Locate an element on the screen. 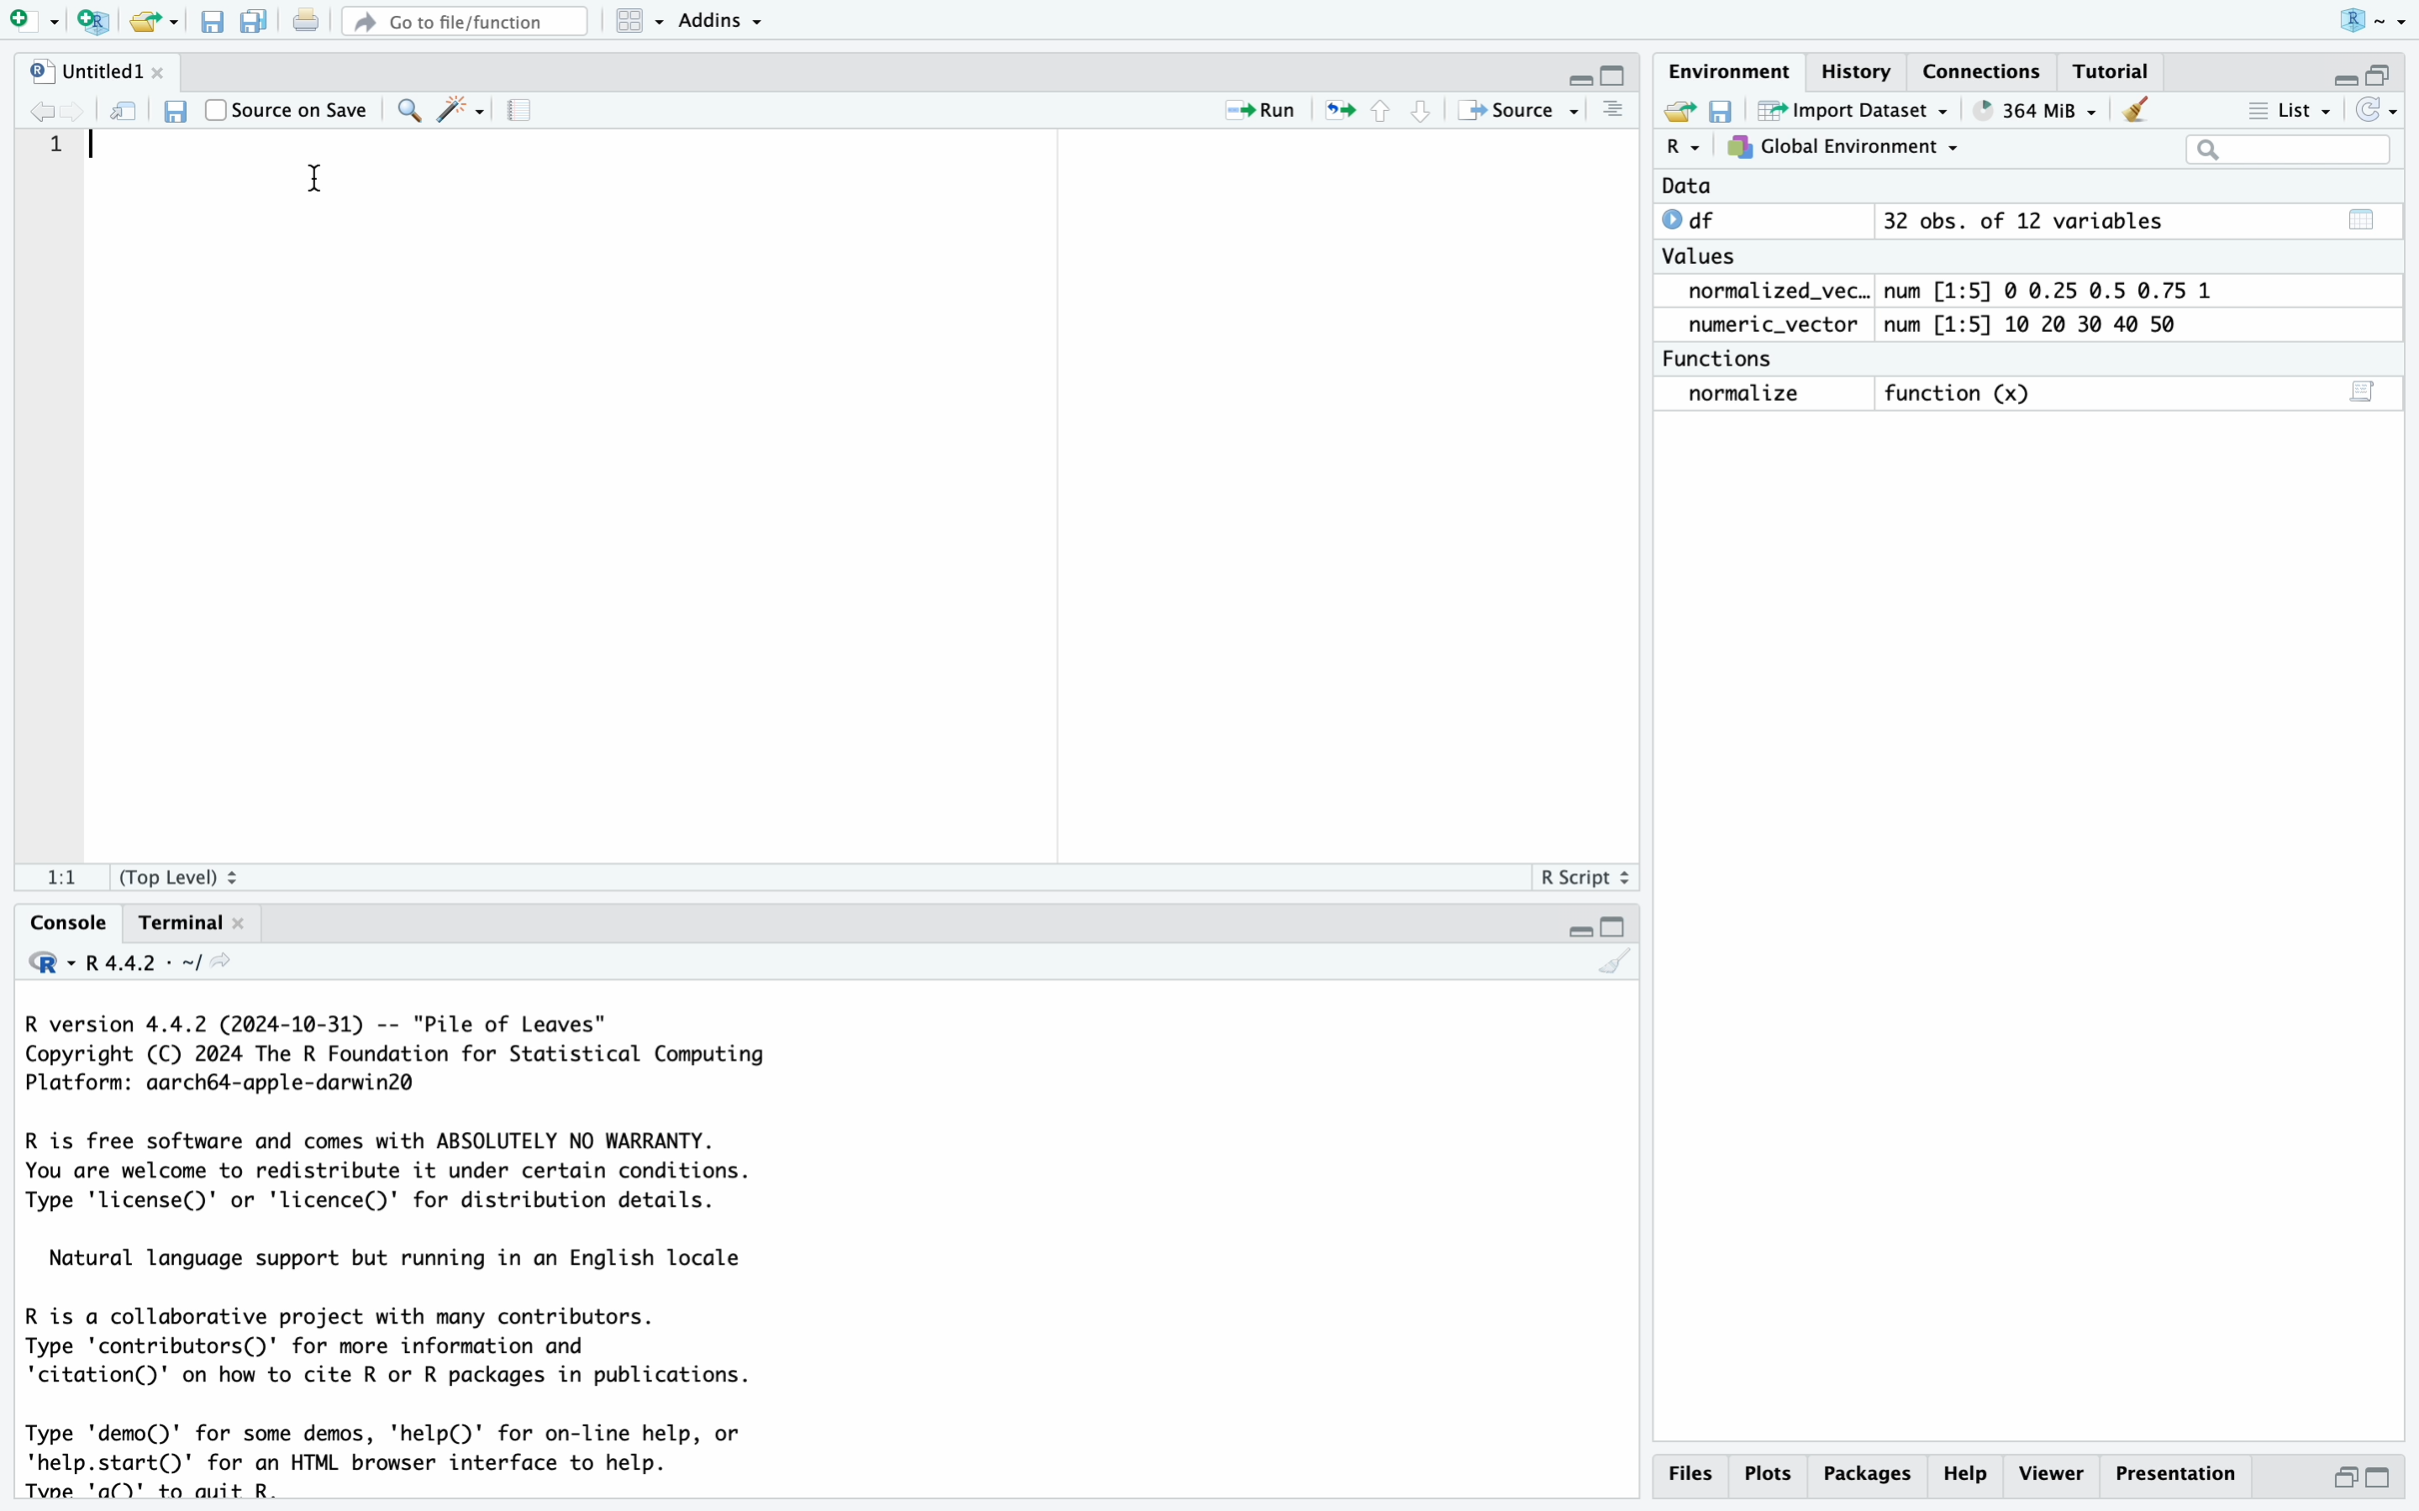 The image size is (2419, 1511). Fullscreen is located at coordinates (2366, 71).